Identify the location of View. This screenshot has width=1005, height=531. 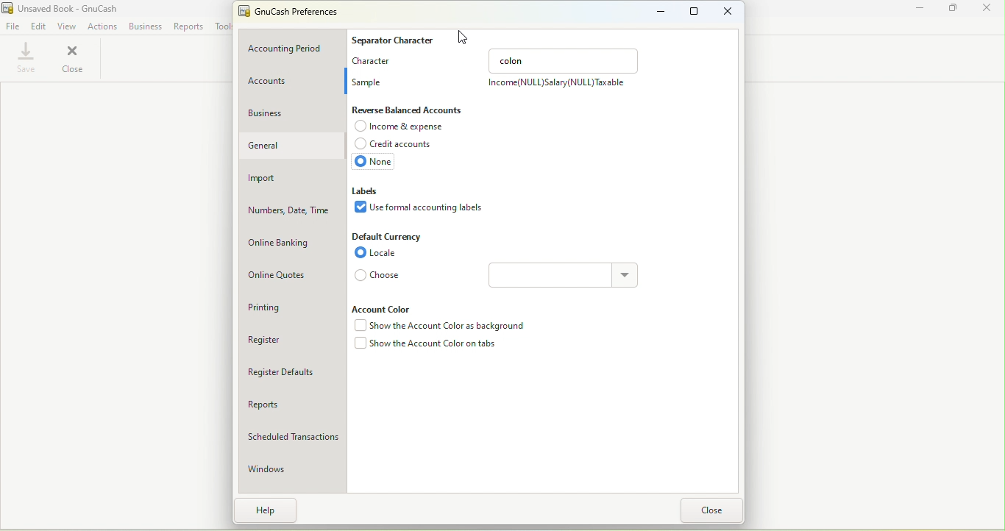
(68, 25).